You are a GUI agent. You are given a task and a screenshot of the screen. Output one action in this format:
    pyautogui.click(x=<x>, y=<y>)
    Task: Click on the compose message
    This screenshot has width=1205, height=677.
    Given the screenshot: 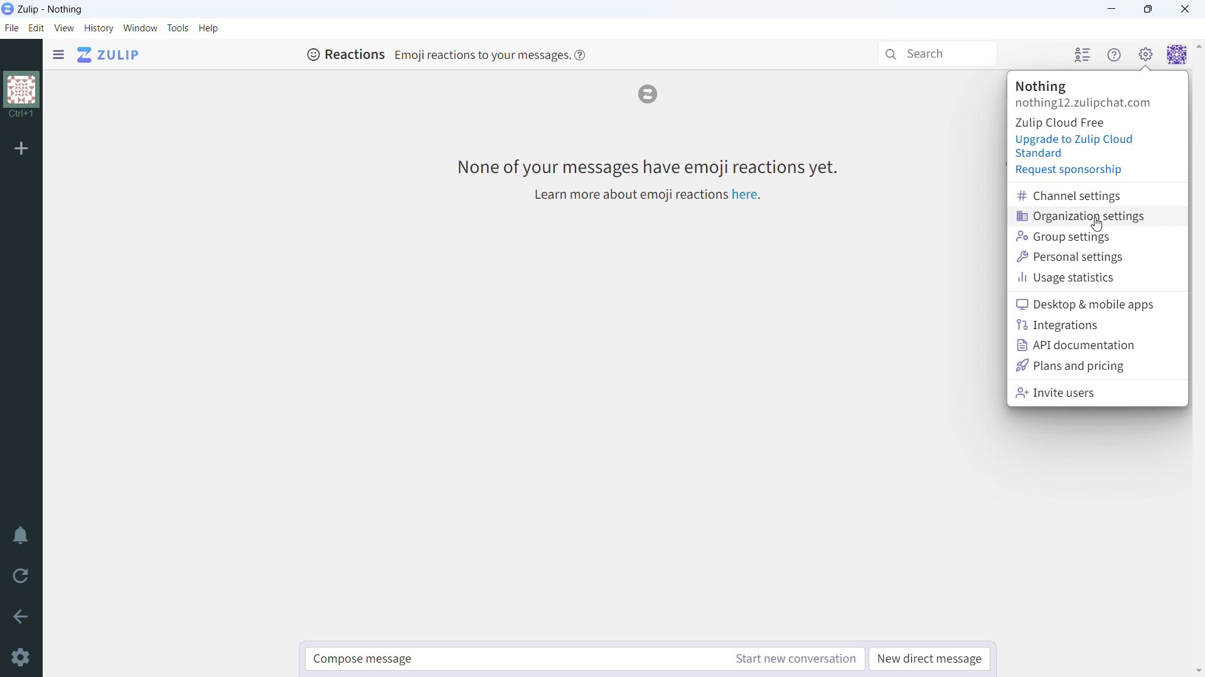 What is the action you would take?
    pyautogui.click(x=513, y=659)
    